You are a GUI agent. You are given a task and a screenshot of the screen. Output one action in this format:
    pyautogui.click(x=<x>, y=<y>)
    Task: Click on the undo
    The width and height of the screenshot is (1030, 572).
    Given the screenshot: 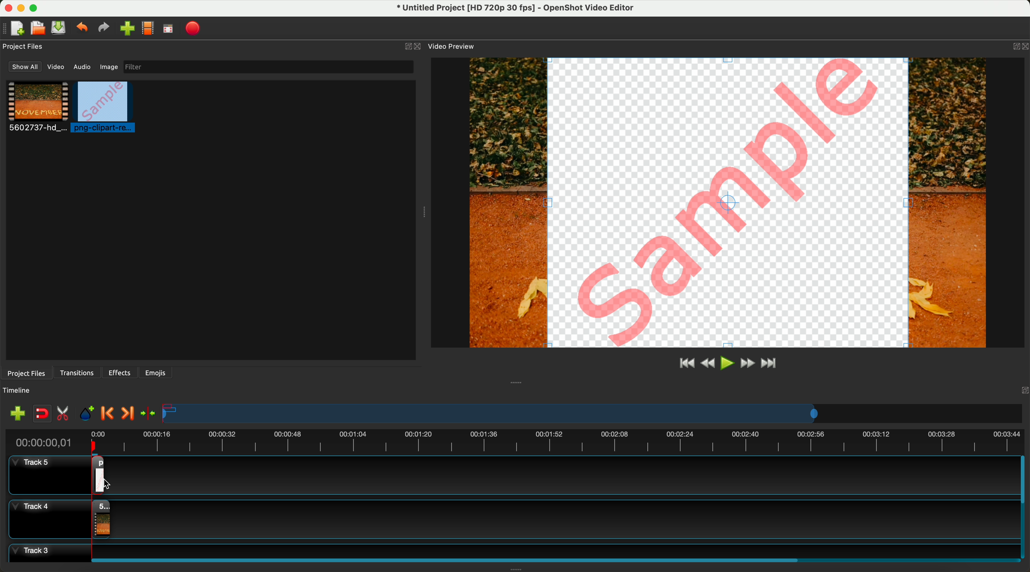 What is the action you would take?
    pyautogui.click(x=83, y=29)
    